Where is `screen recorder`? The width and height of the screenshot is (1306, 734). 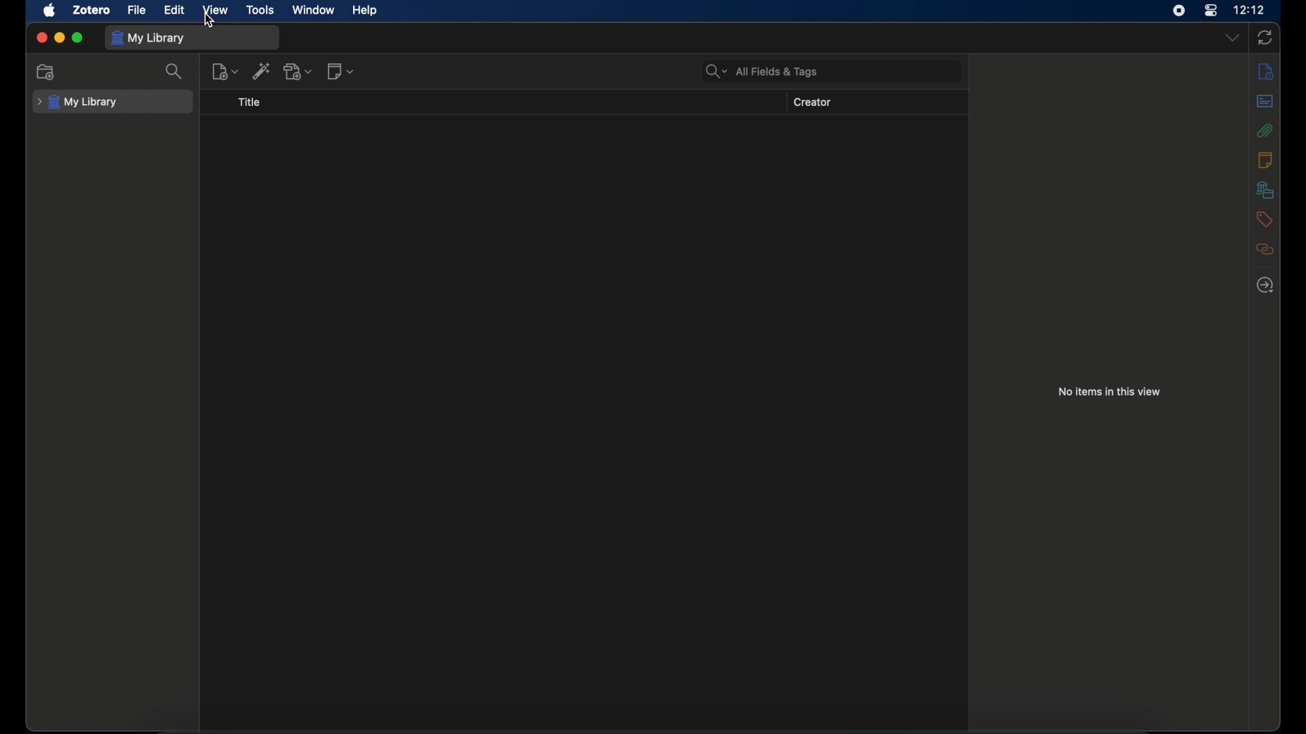 screen recorder is located at coordinates (1178, 10).